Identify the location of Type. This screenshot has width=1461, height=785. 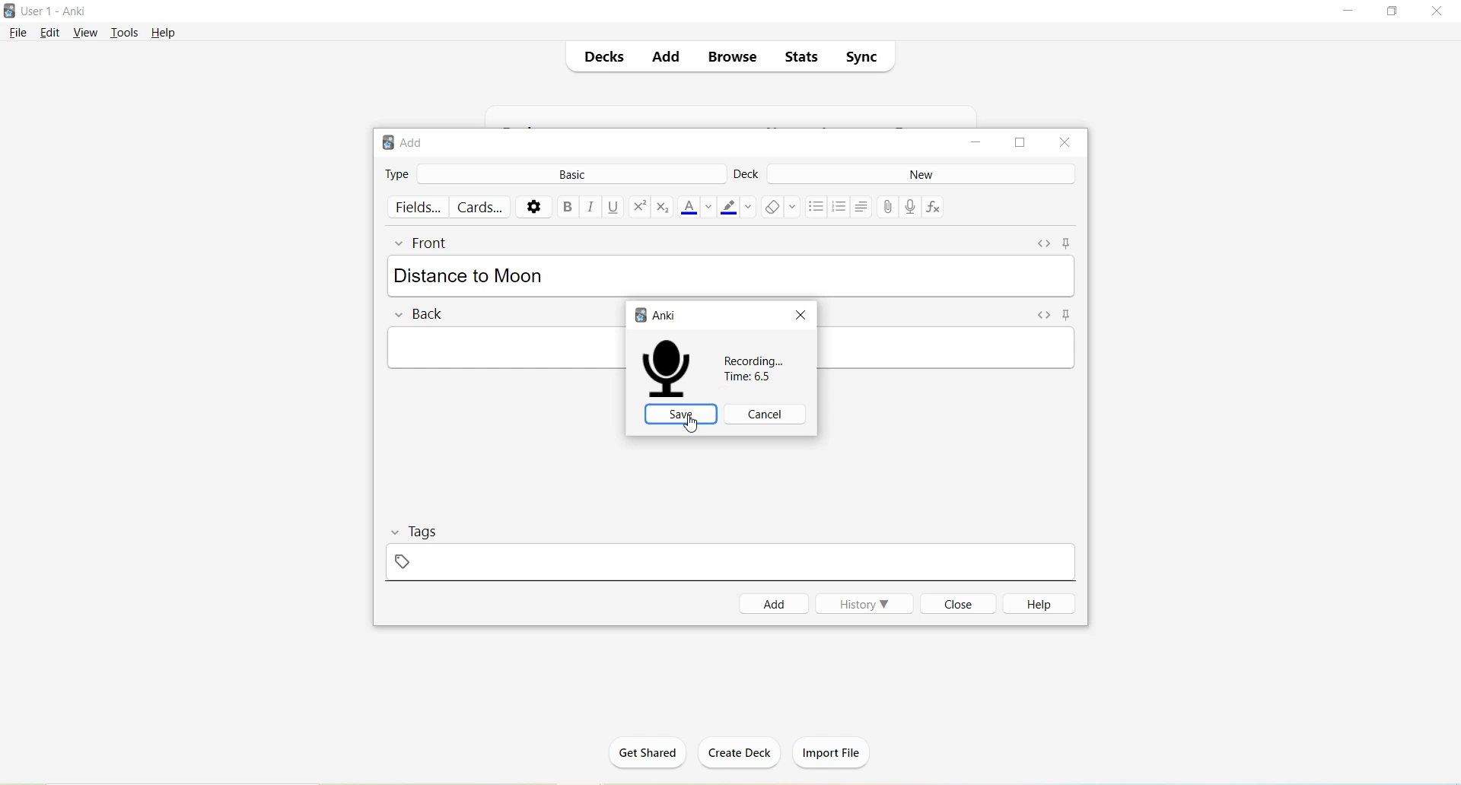
(397, 173).